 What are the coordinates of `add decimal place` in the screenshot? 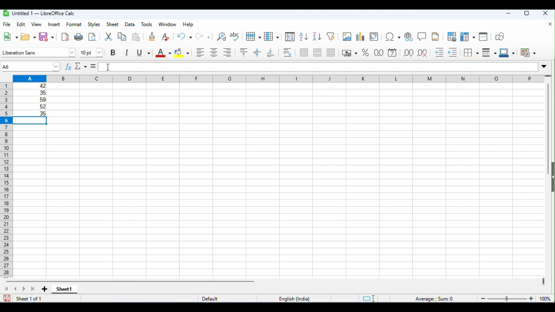 It's located at (408, 53).